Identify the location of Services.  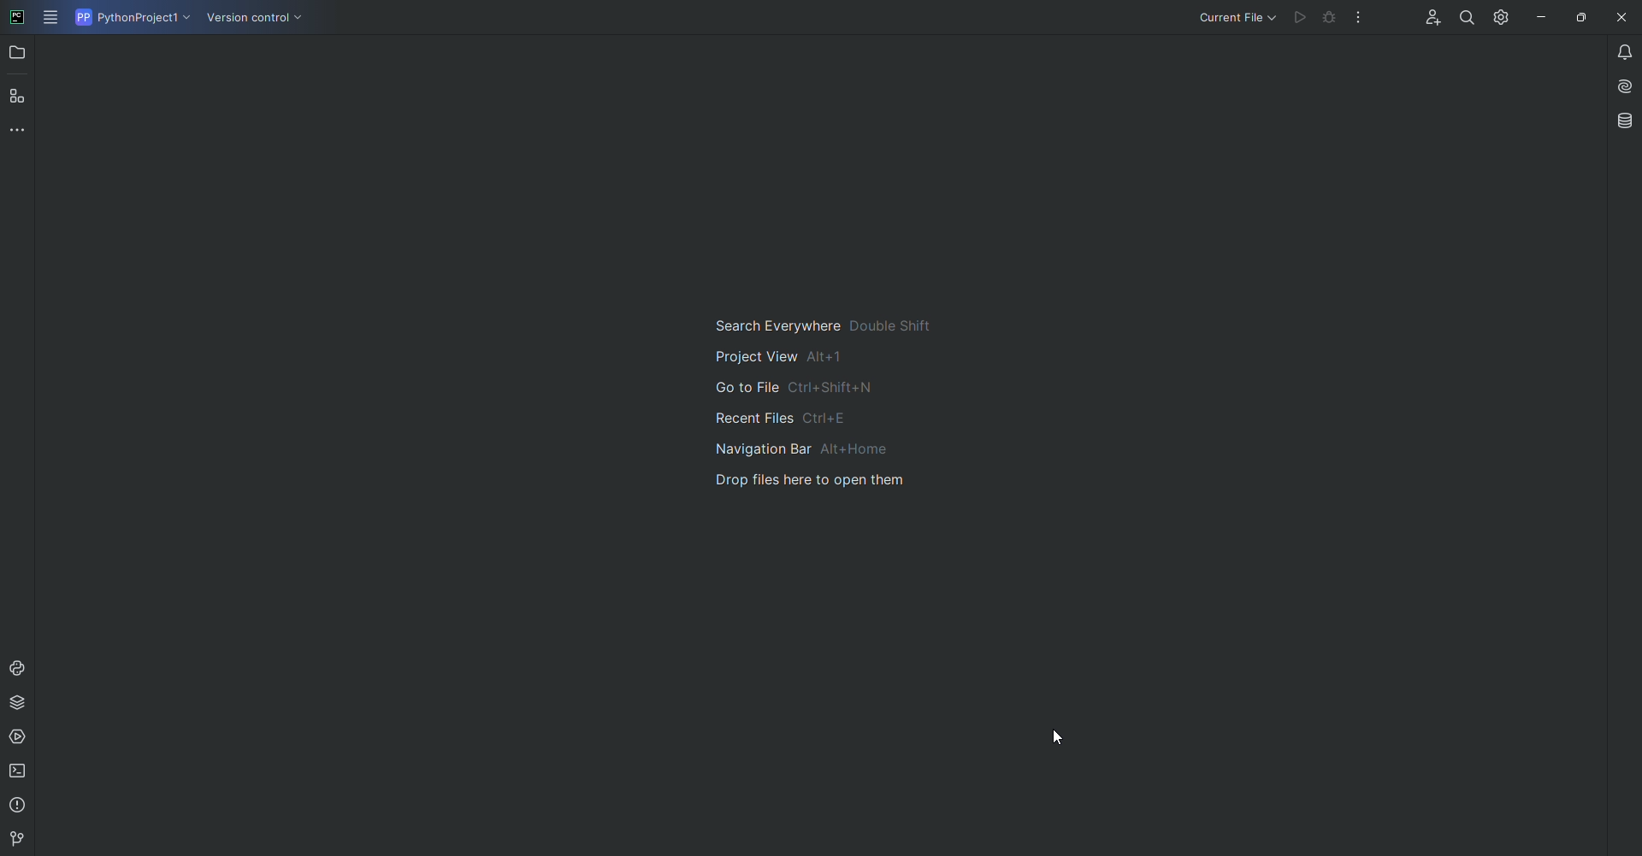
(20, 737).